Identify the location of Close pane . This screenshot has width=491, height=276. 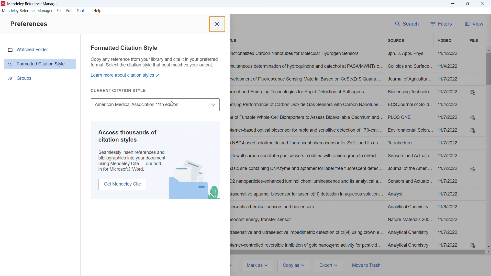
(217, 24).